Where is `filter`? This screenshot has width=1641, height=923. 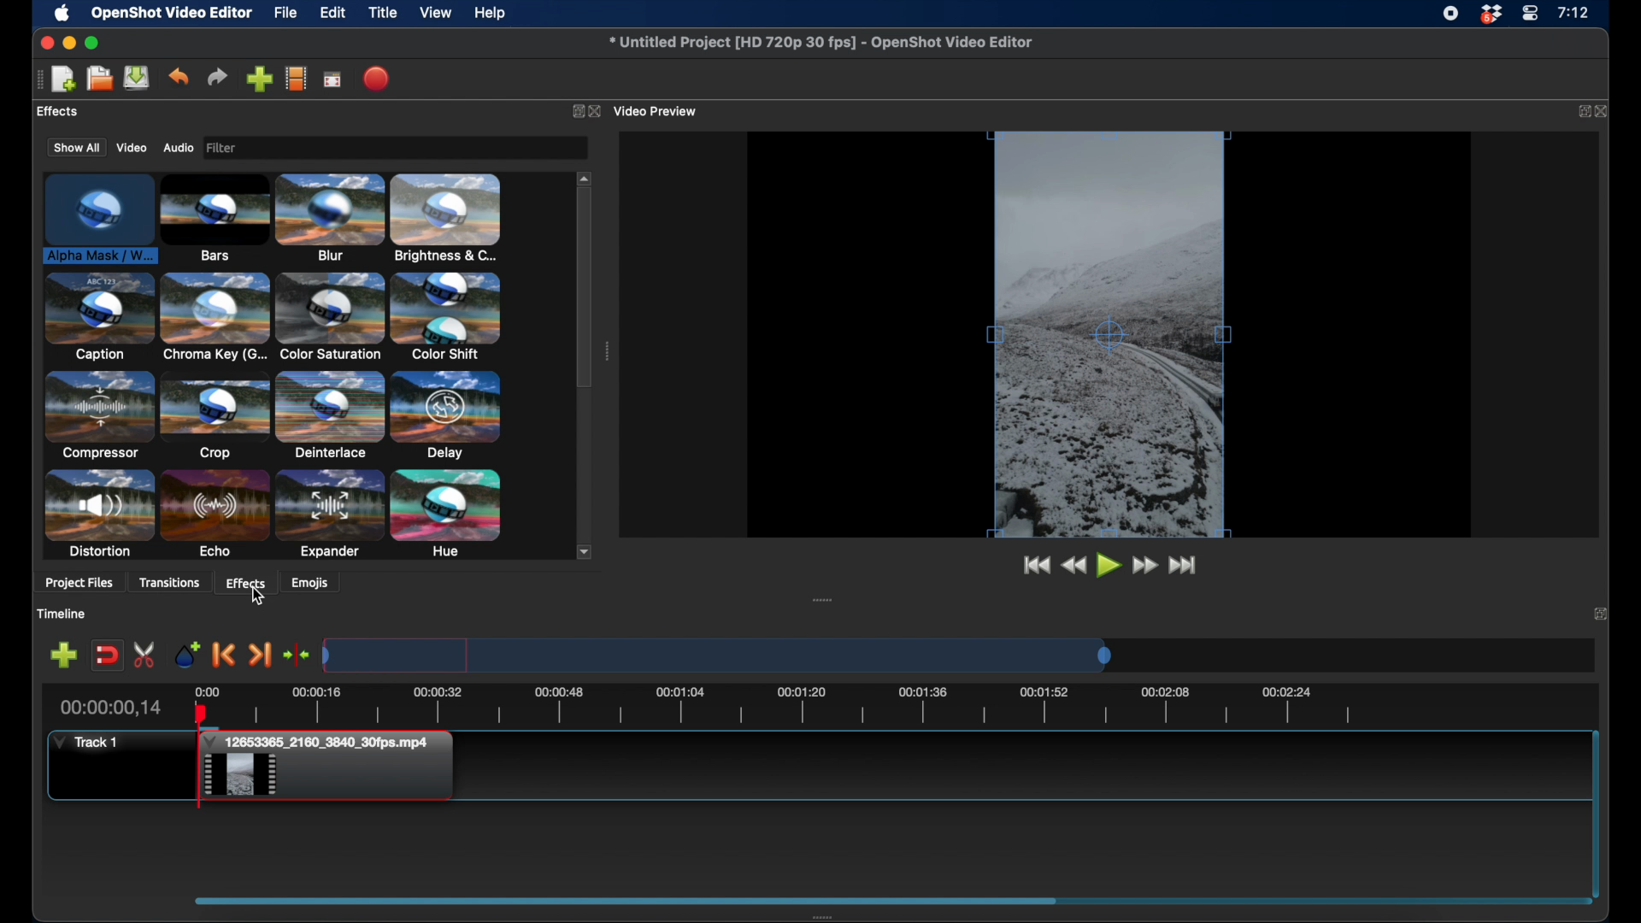 filter is located at coordinates (273, 148).